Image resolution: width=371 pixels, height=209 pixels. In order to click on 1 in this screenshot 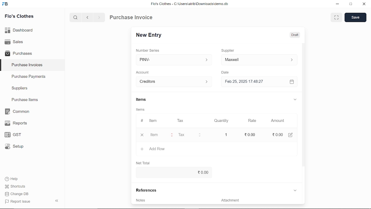, I will do `click(227, 135)`.